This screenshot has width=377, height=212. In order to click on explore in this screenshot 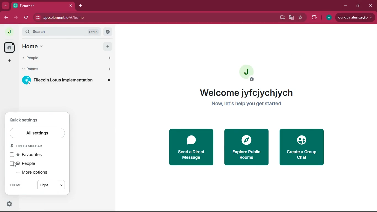, I will do `click(246, 147)`.